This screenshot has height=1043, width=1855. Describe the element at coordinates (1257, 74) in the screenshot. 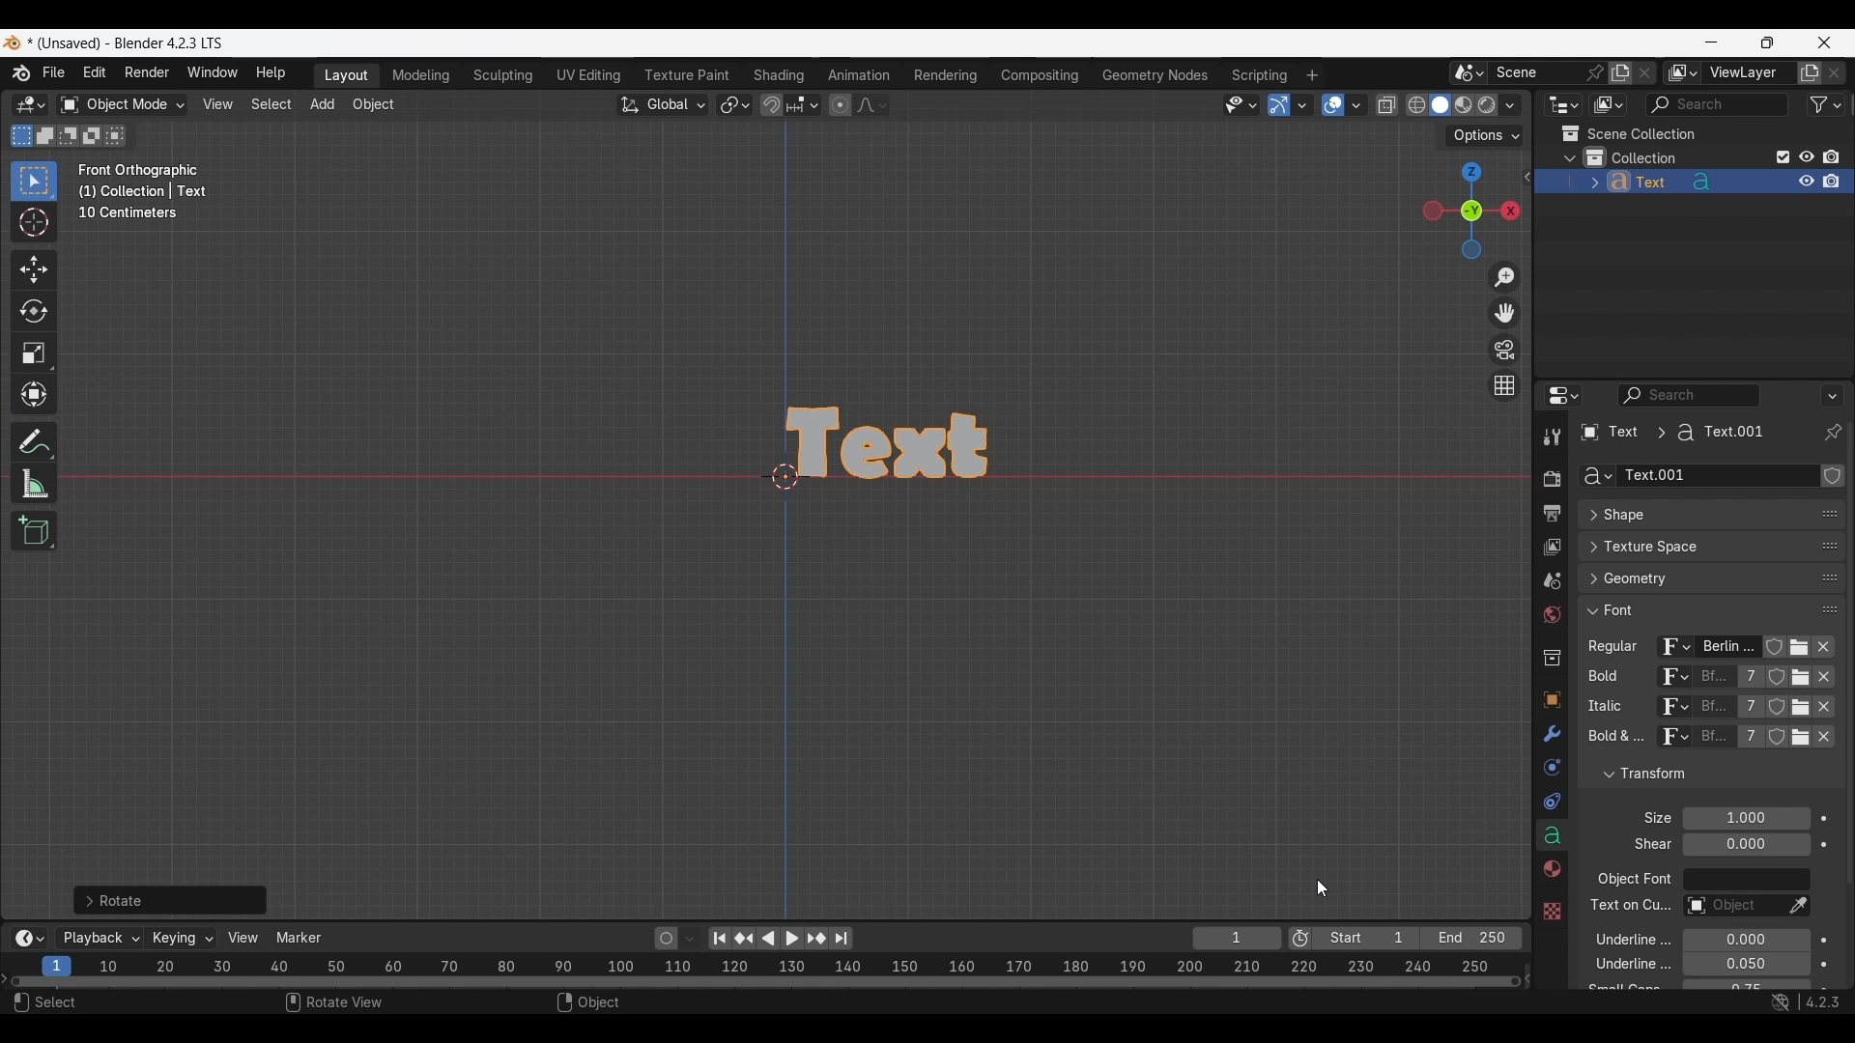

I see `Scripting workspace` at that location.